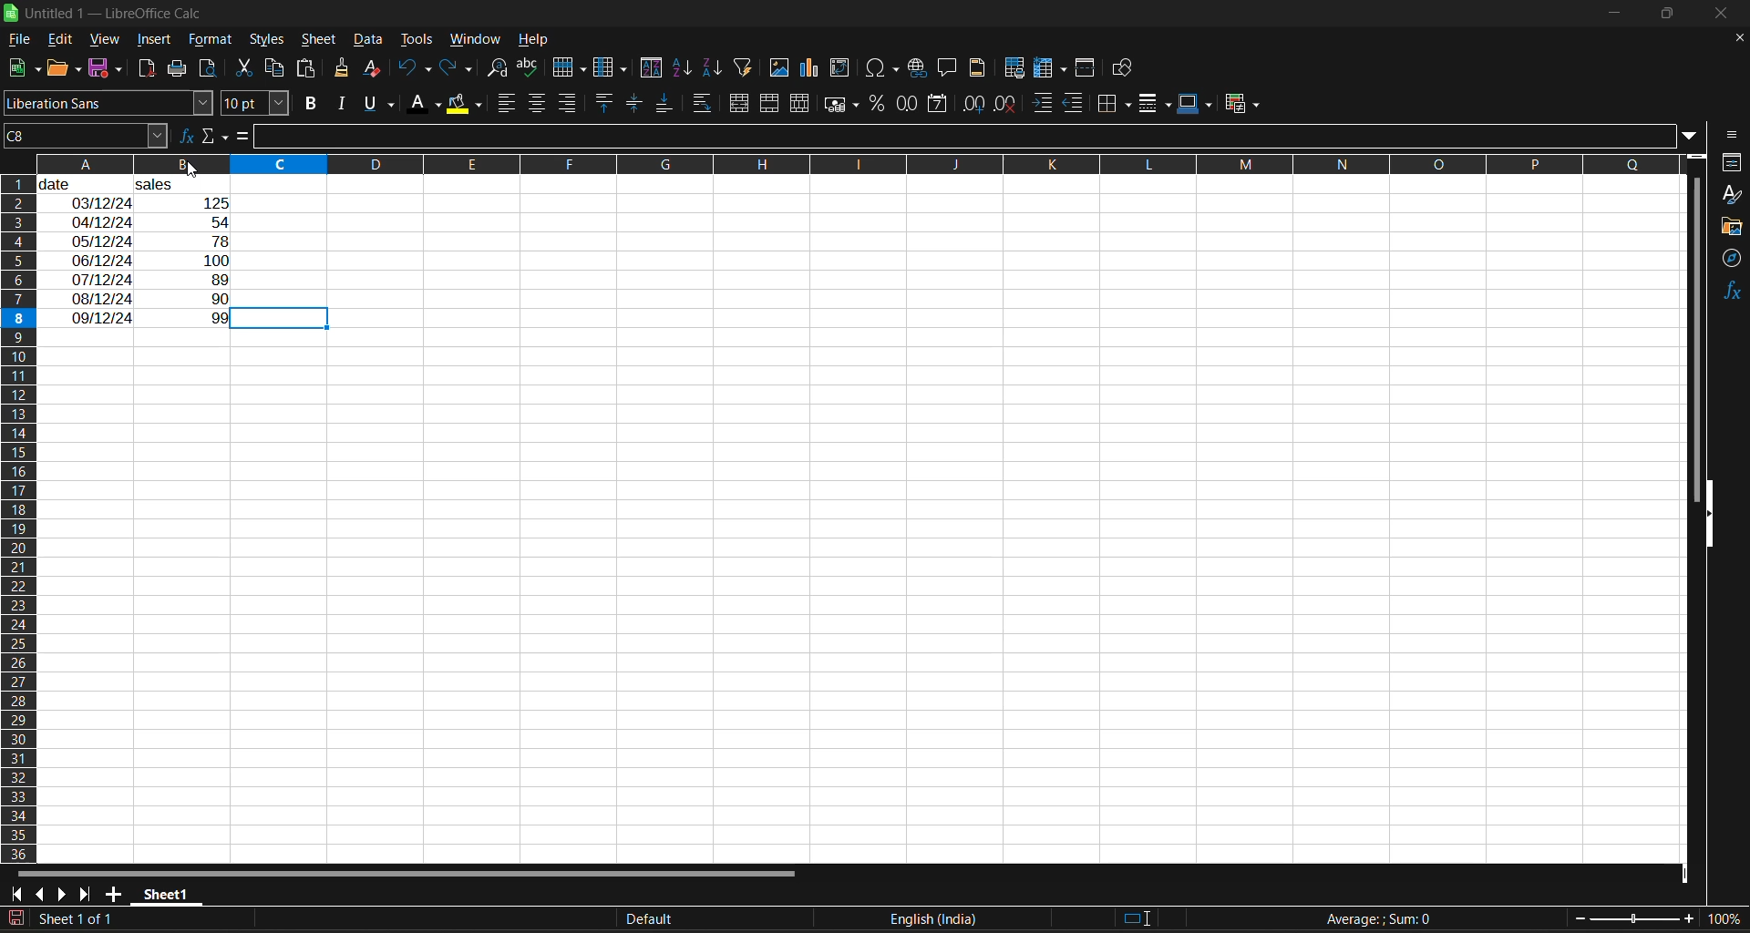 Image resolution: width=1750 pixels, height=933 pixels. I want to click on conditional, so click(1240, 105).